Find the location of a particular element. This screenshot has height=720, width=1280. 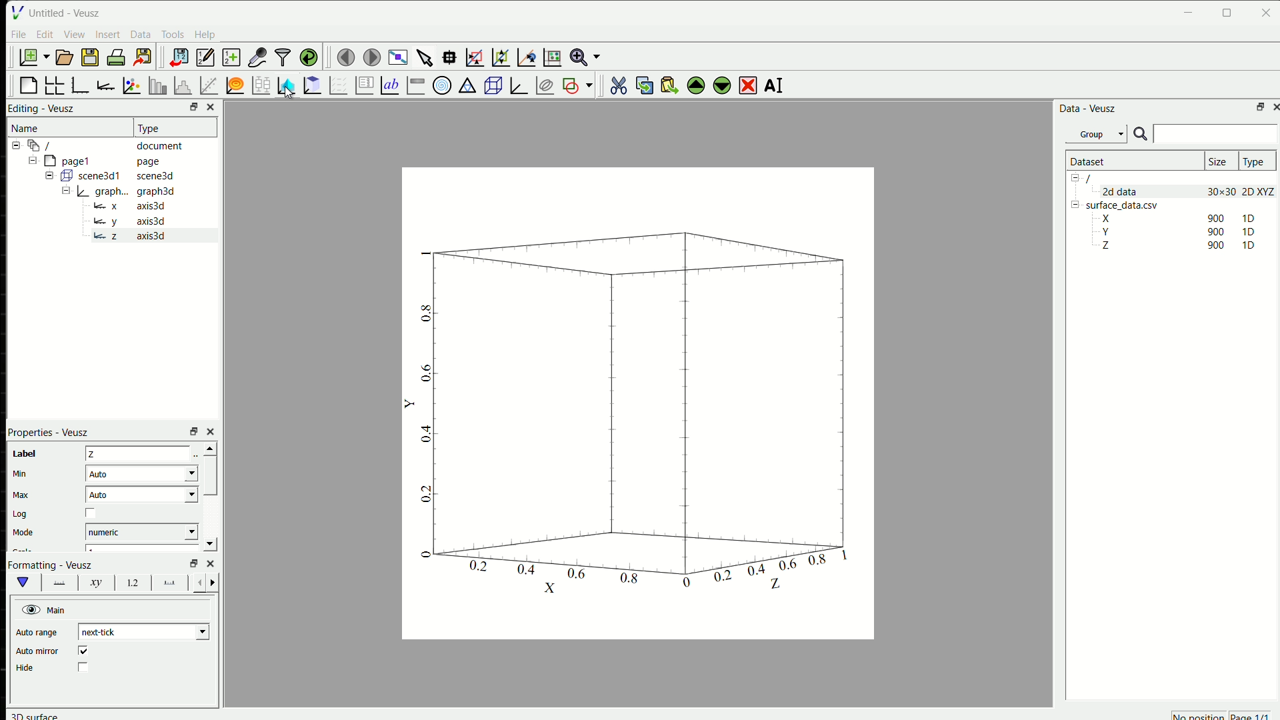

close is located at coordinates (211, 107).